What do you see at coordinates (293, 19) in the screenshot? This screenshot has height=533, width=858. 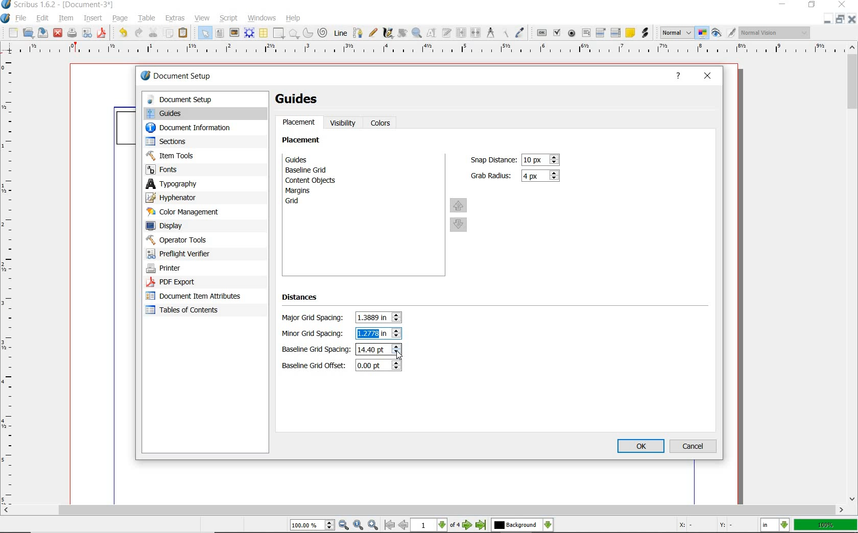 I see `help` at bounding box center [293, 19].